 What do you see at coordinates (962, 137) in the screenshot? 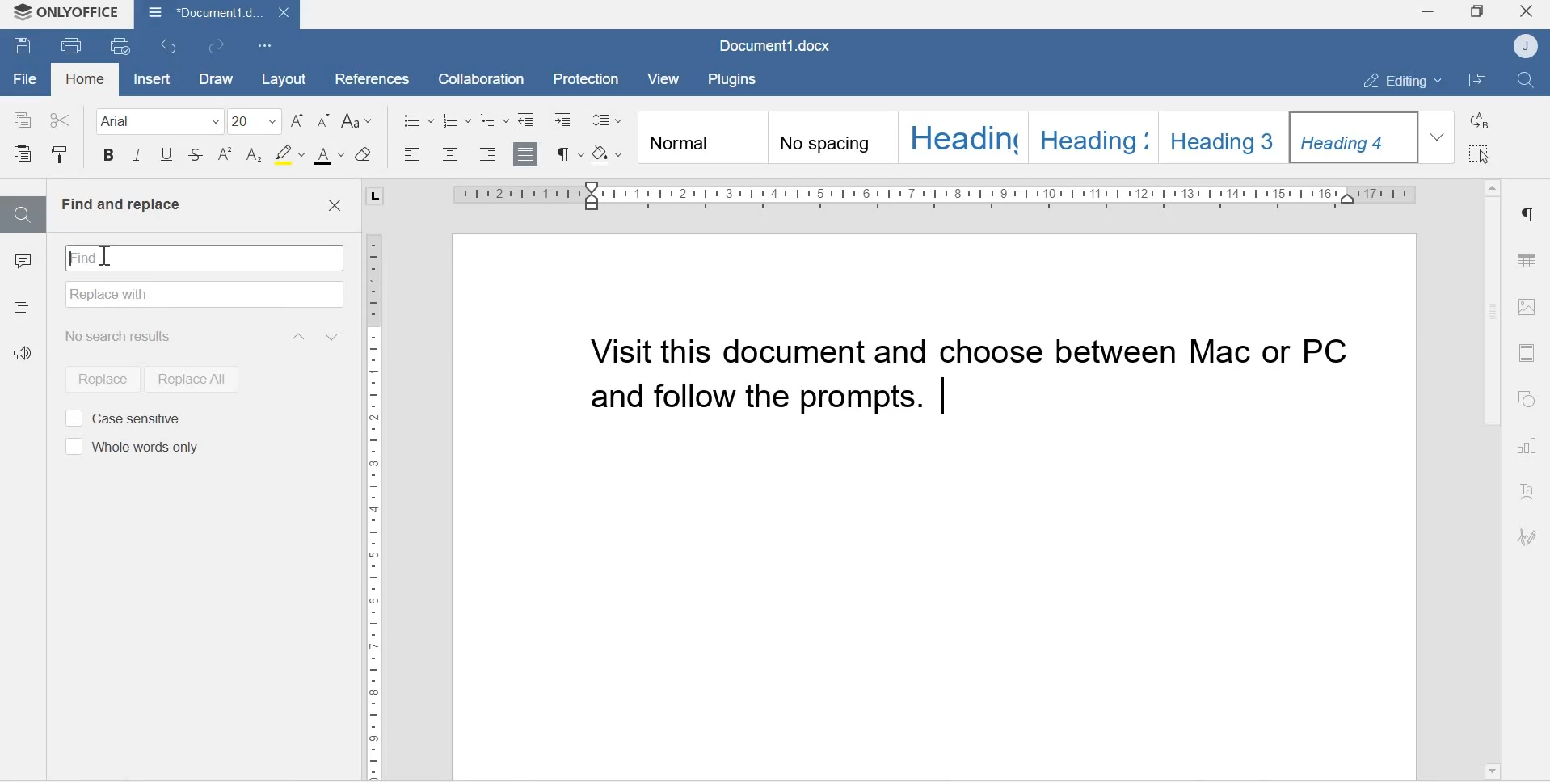
I see `Heading 1` at bounding box center [962, 137].